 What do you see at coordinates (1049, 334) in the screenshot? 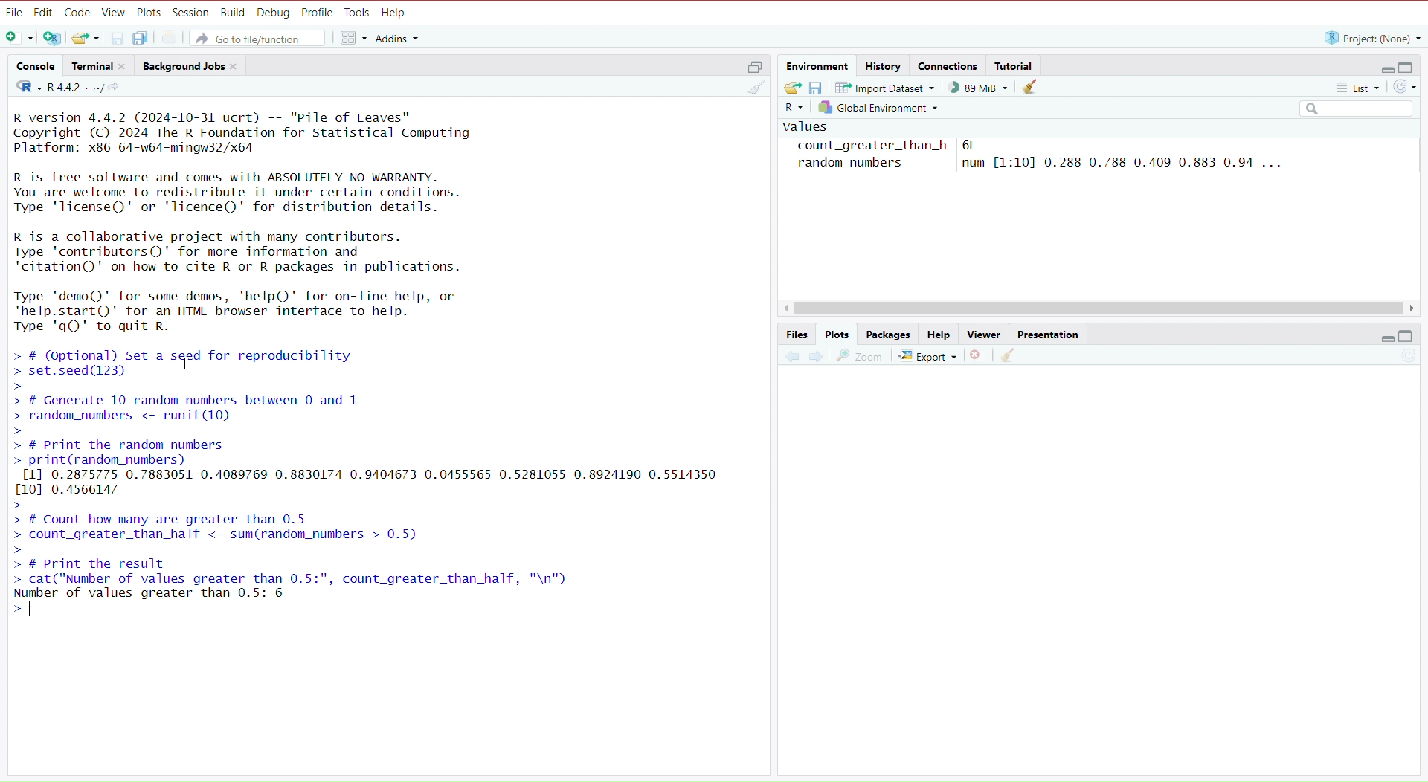
I see `Presentation` at bounding box center [1049, 334].